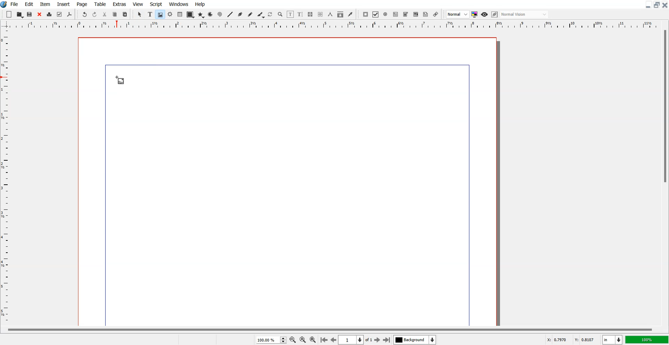  Describe the element at coordinates (29, 4) in the screenshot. I see `Edit` at that location.